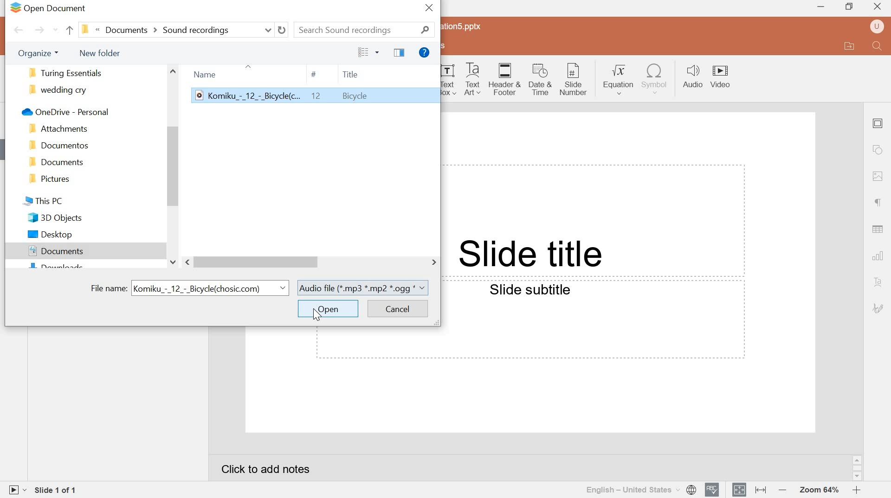 Image resolution: width=891 pixels, height=498 pixels. I want to click on this pc, so click(43, 202).